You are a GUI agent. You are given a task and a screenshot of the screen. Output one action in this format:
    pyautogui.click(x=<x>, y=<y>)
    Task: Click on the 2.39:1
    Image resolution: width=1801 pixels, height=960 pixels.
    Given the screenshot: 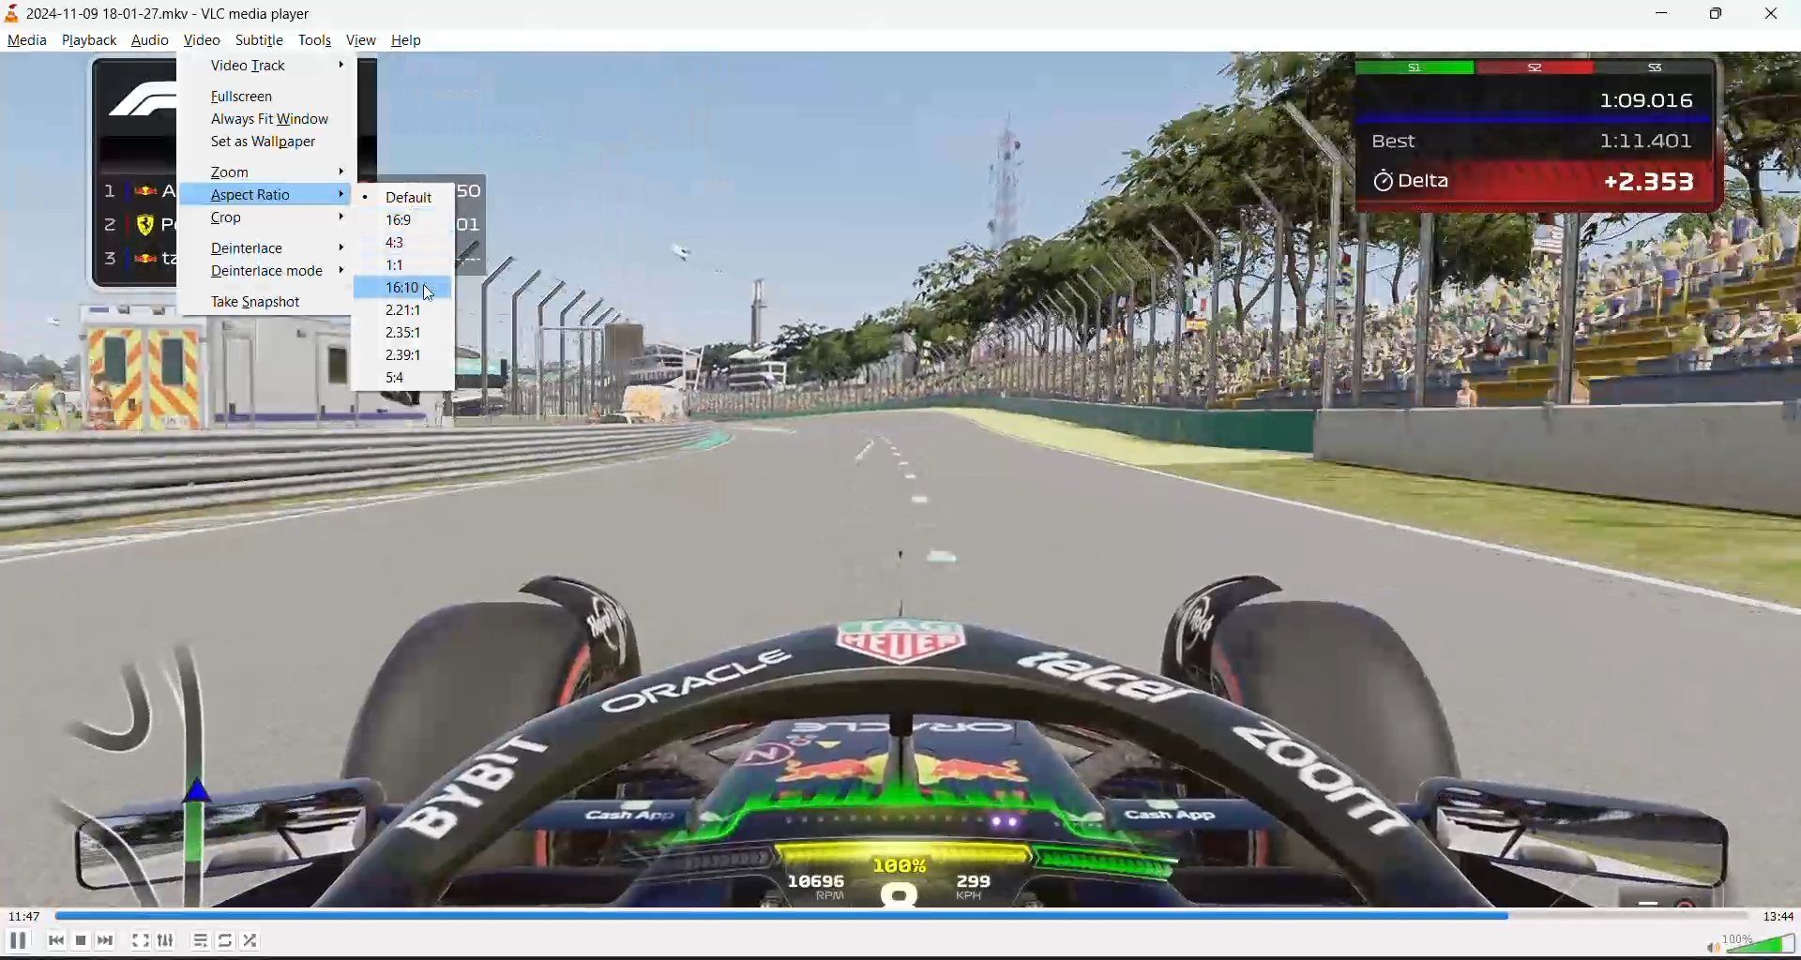 What is the action you would take?
    pyautogui.click(x=406, y=355)
    